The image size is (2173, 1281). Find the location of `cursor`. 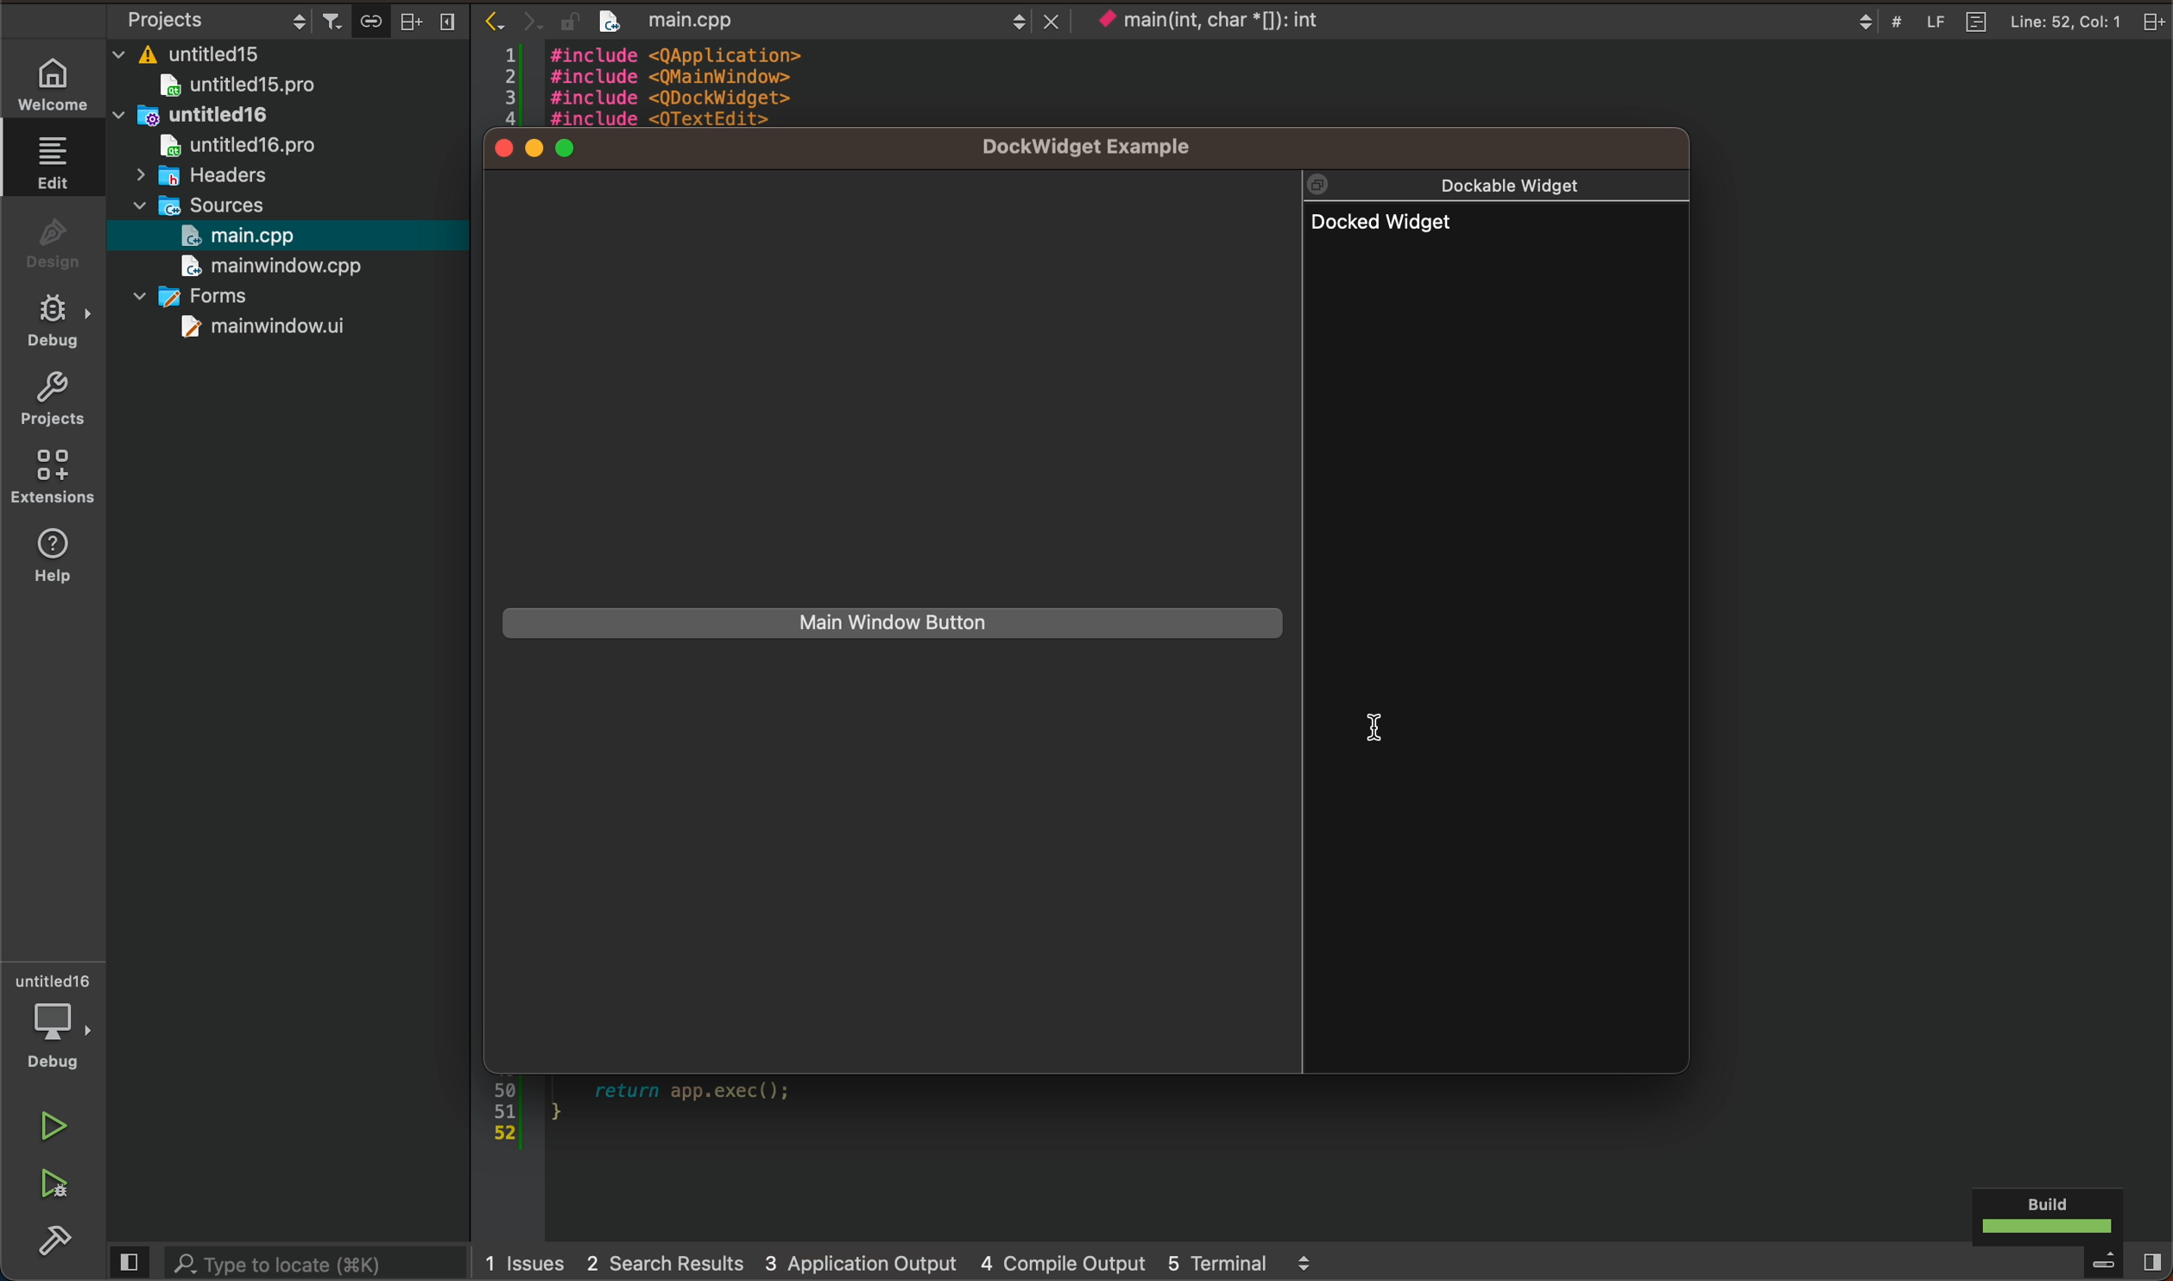

cursor is located at coordinates (1395, 723).